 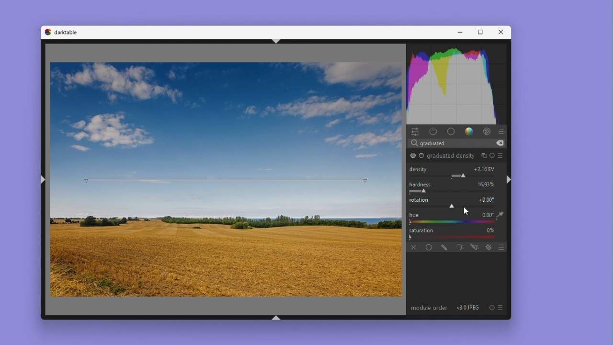 What do you see at coordinates (451, 157) in the screenshot?
I see `graduated density` at bounding box center [451, 157].